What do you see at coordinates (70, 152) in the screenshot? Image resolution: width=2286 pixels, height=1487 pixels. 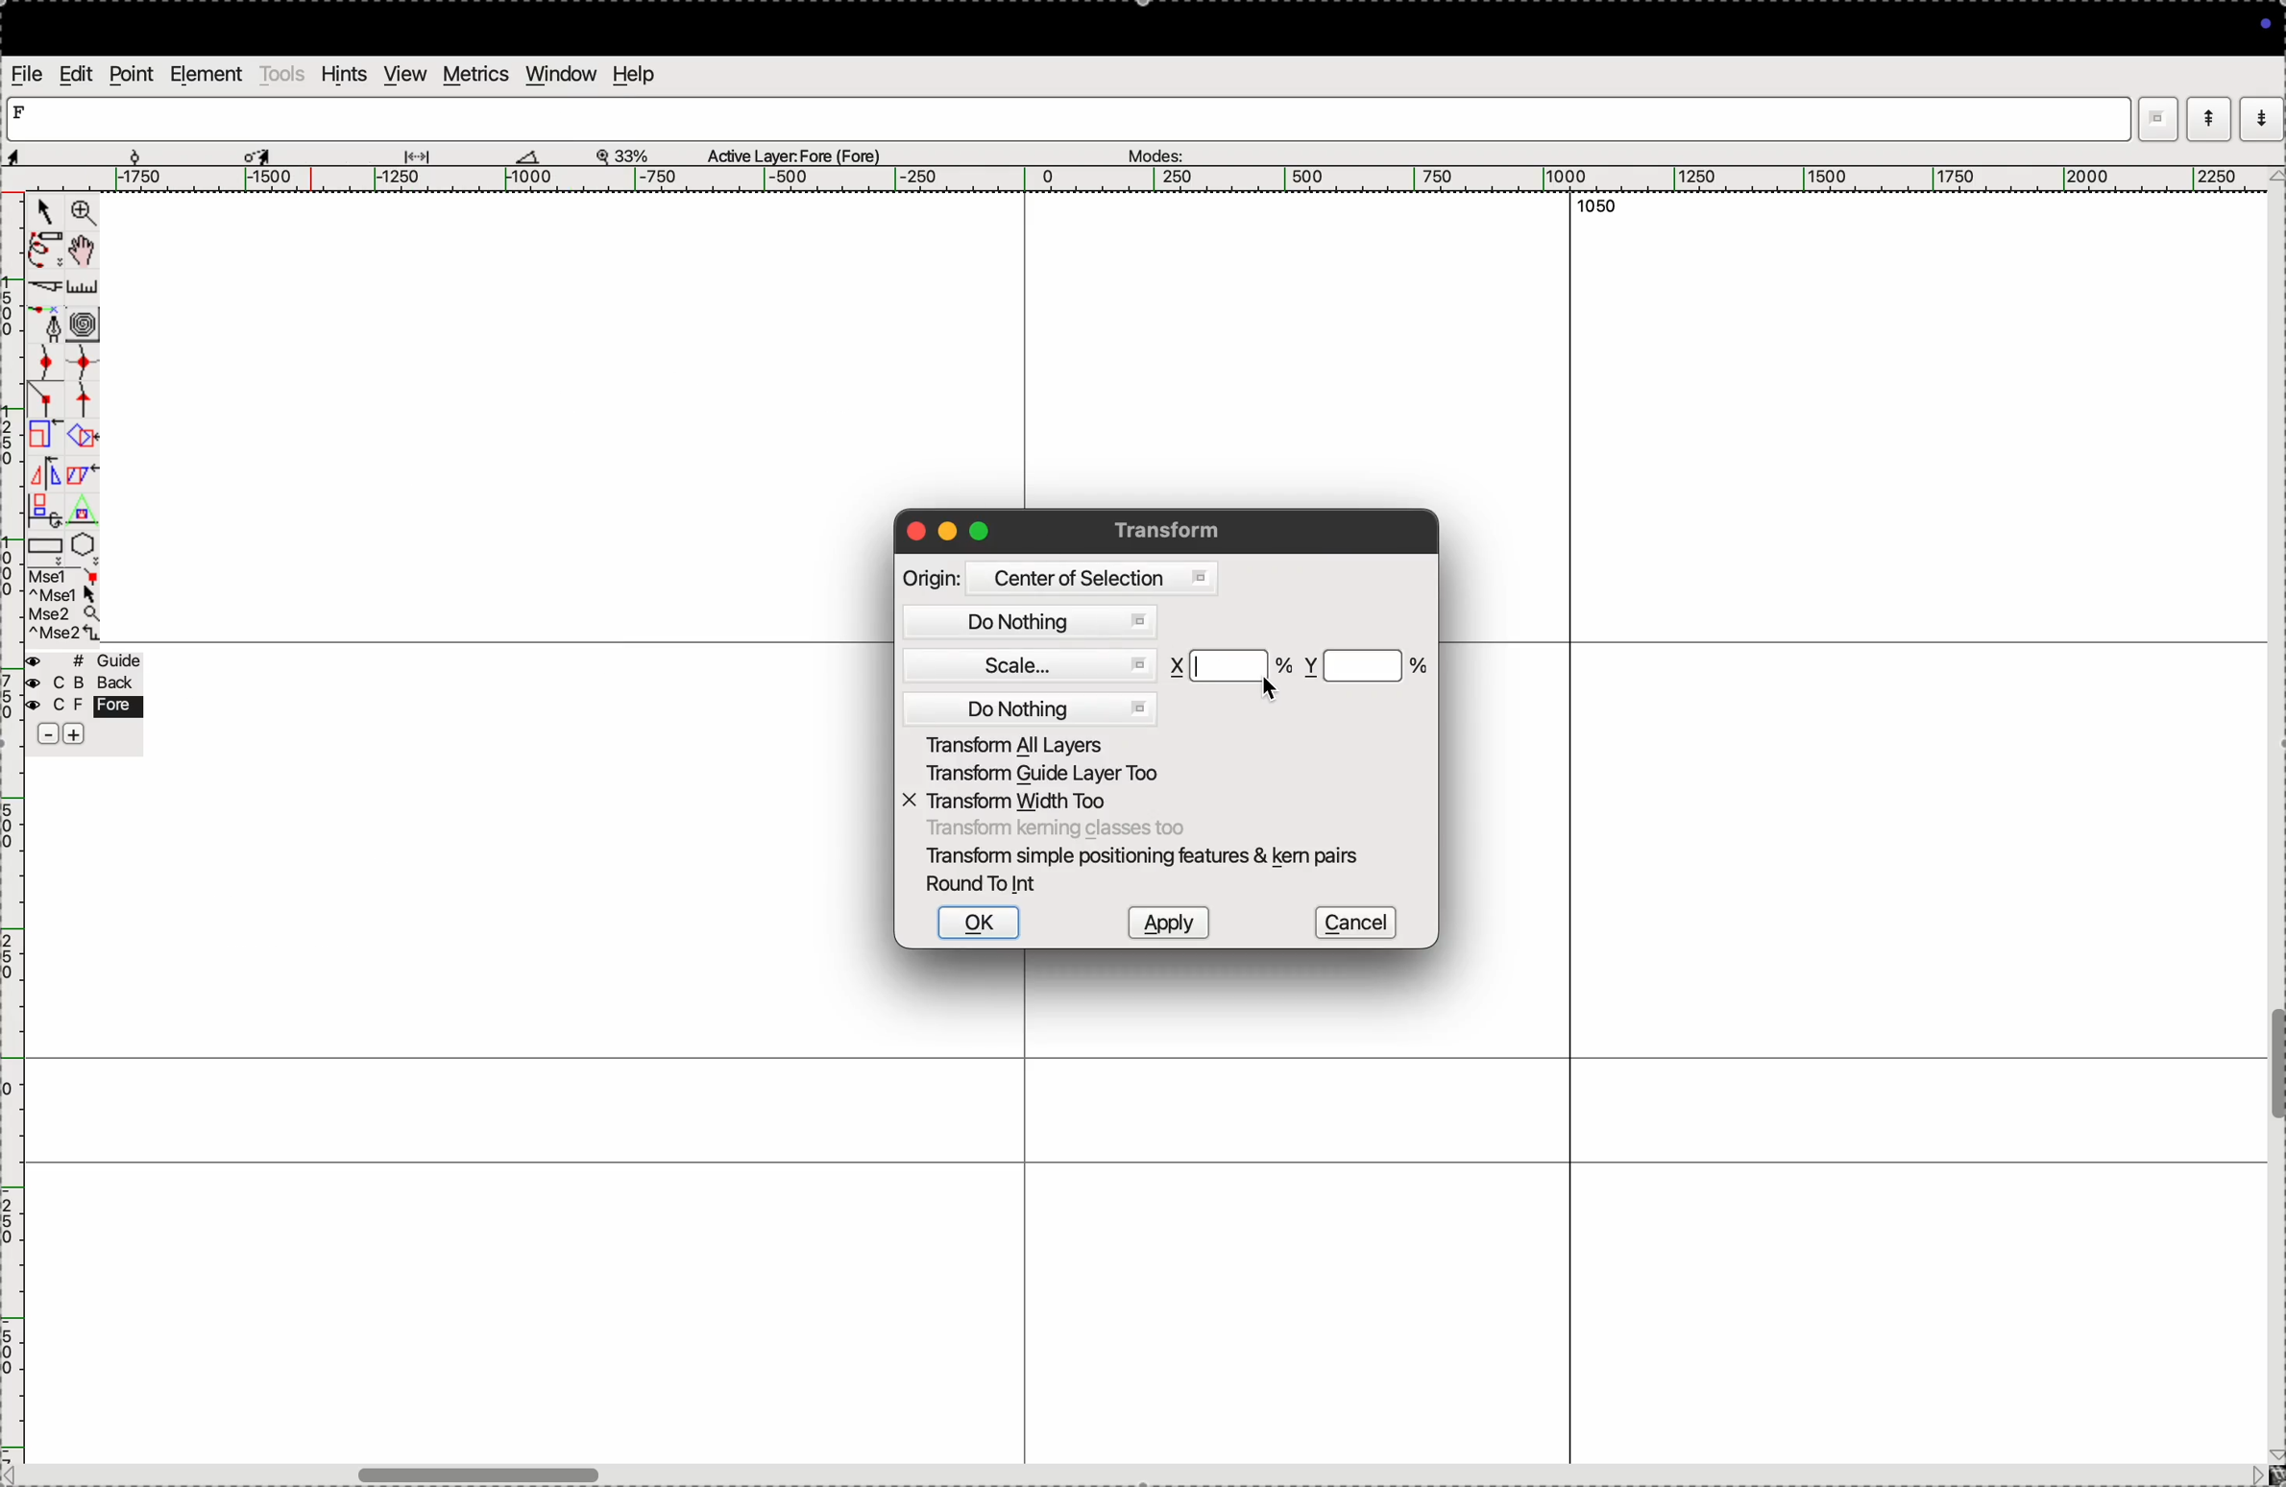 I see `aspects` at bounding box center [70, 152].